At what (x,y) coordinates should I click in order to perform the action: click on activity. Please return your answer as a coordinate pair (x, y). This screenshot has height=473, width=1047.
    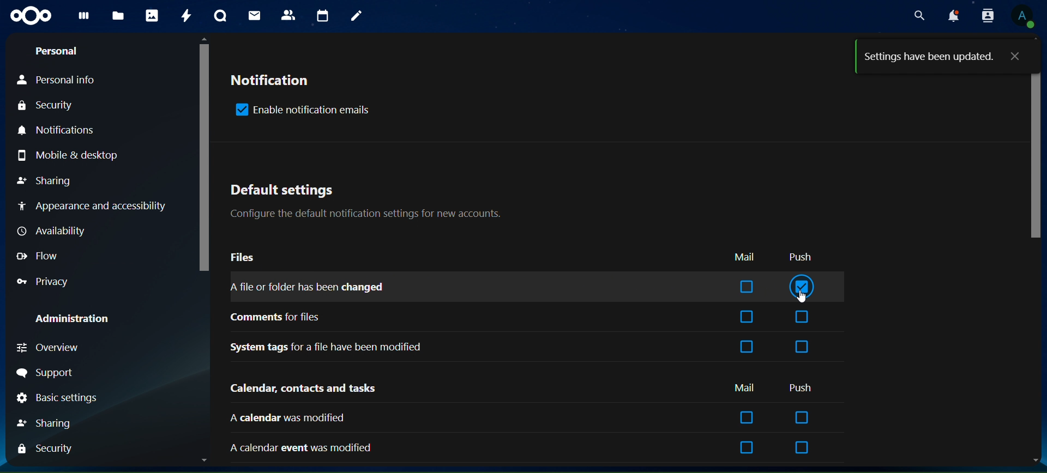
    Looking at the image, I should click on (184, 16).